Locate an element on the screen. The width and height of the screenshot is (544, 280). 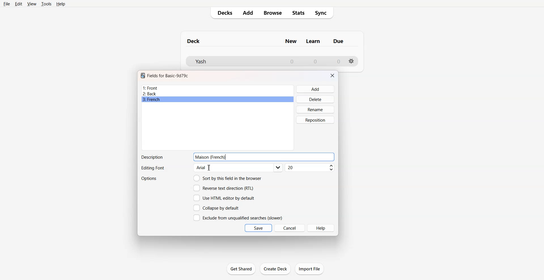
Front is located at coordinates (218, 88).